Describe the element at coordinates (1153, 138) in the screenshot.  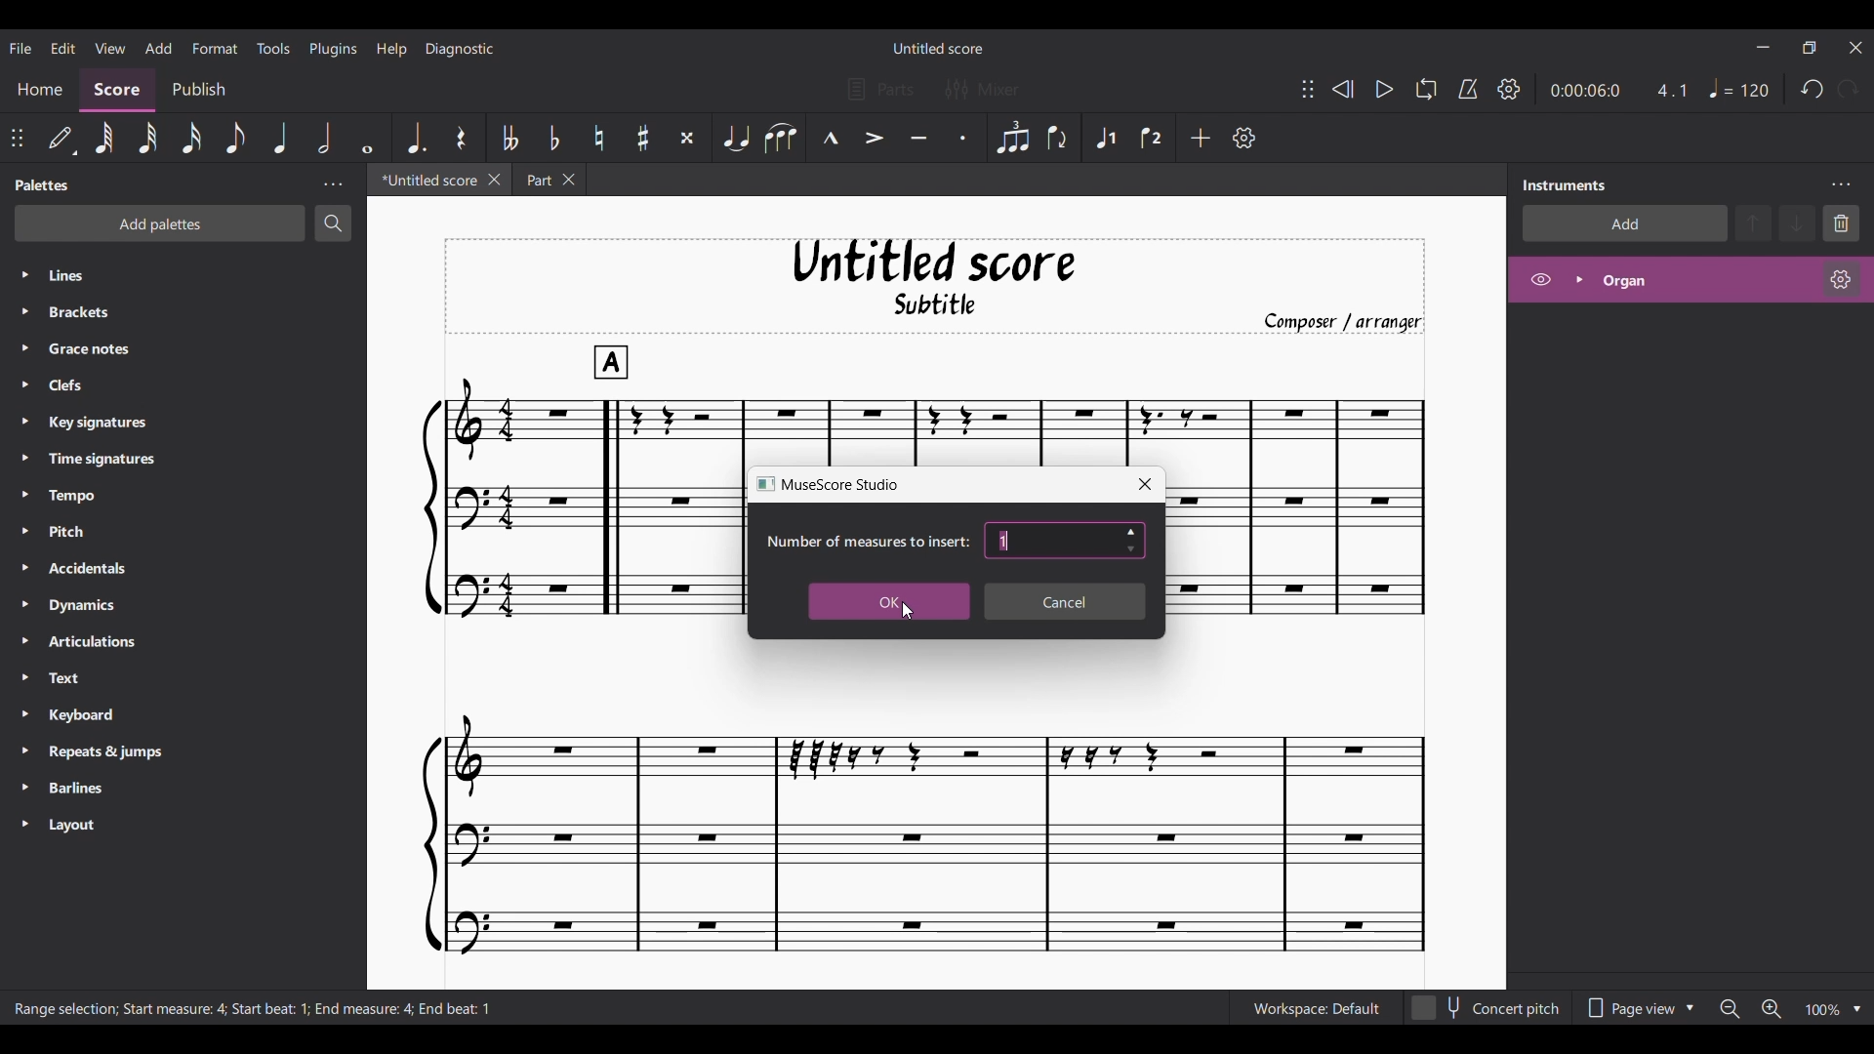
I see `Voice 2` at that location.